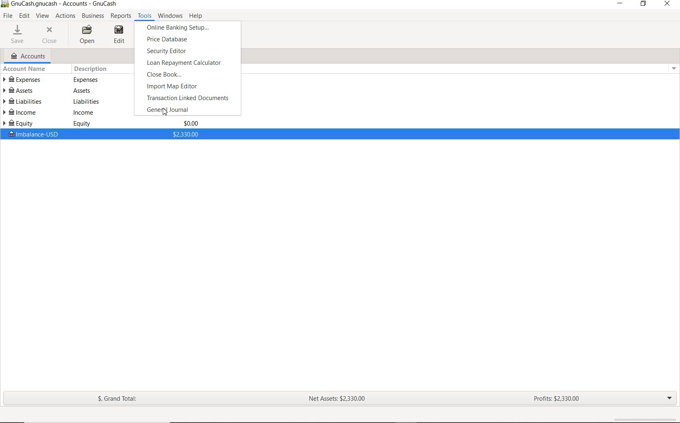 The image size is (680, 423). Describe the element at coordinates (644, 4) in the screenshot. I see `RESTORE DOWN` at that location.